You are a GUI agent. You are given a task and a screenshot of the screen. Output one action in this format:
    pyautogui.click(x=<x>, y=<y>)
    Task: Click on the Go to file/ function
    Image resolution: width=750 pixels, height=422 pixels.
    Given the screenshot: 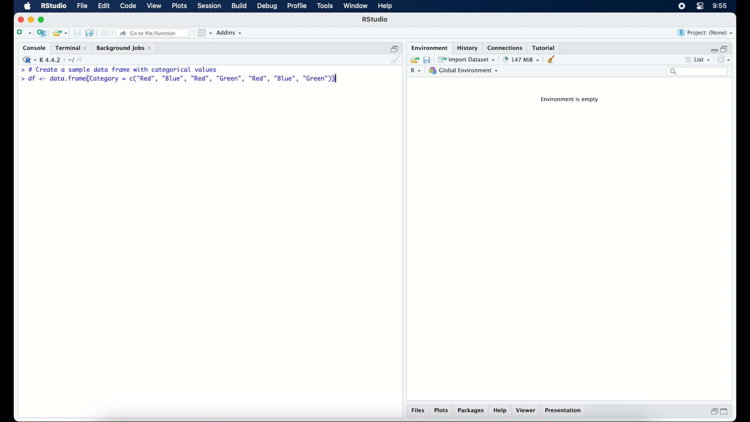 What is the action you would take?
    pyautogui.click(x=154, y=32)
    